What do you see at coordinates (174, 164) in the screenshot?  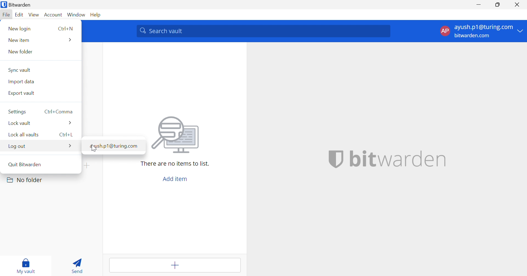 I see `There are no items to list` at bounding box center [174, 164].